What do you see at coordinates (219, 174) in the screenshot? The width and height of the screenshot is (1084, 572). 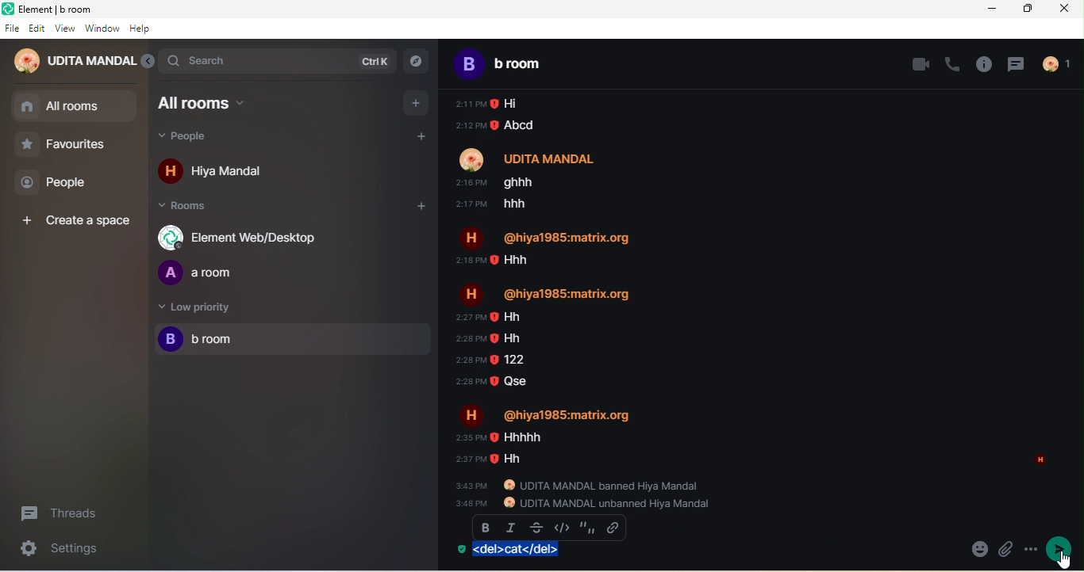 I see `hiya mandal` at bounding box center [219, 174].